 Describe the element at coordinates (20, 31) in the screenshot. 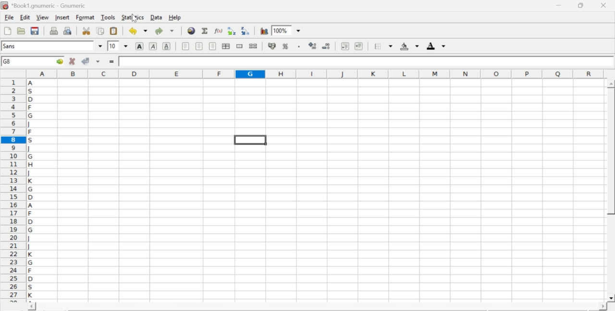

I see `open` at that location.